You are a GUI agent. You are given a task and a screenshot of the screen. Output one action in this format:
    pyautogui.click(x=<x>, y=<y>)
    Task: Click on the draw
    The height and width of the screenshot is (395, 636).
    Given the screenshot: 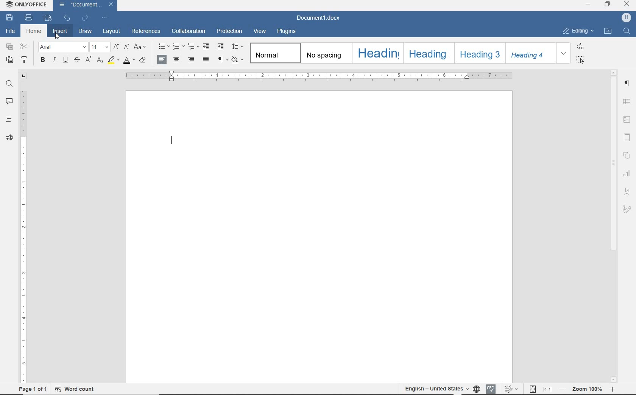 What is the action you would take?
    pyautogui.click(x=86, y=31)
    